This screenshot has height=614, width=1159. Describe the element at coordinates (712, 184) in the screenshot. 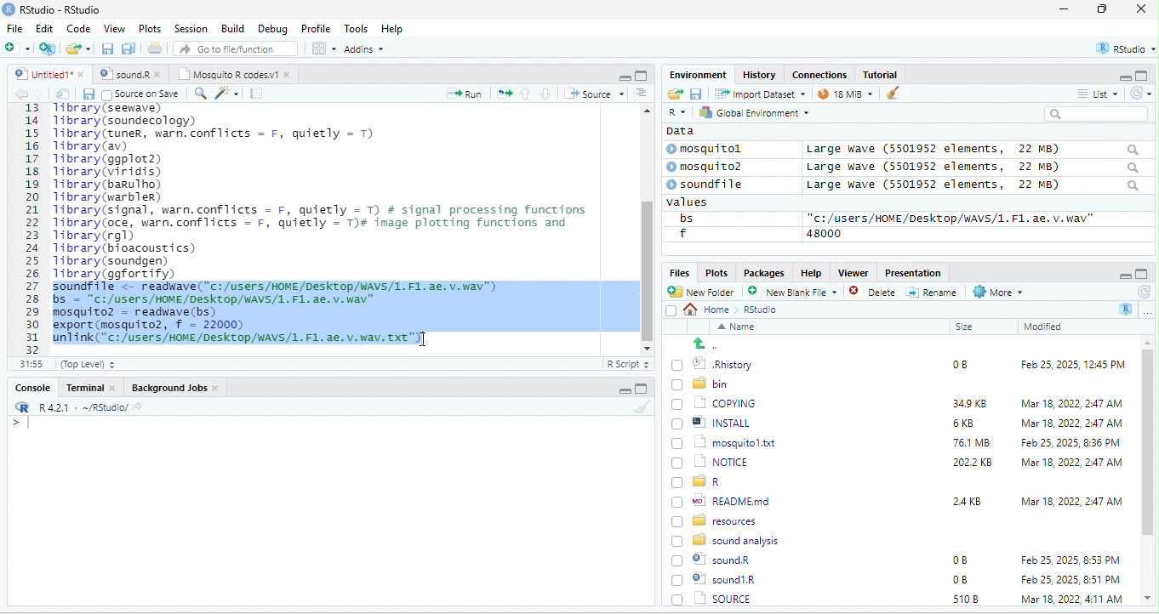

I see `© soundfile` at that location.